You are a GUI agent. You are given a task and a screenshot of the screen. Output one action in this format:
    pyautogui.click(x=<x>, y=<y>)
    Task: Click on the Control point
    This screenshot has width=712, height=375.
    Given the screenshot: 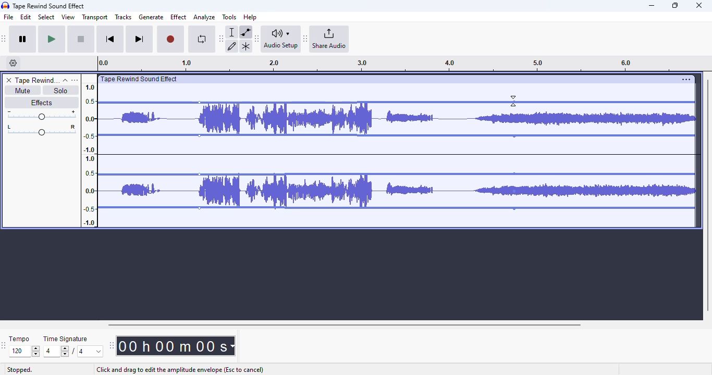 What is the action you would take?
    pyautogui.click(x=199, y=174)
    